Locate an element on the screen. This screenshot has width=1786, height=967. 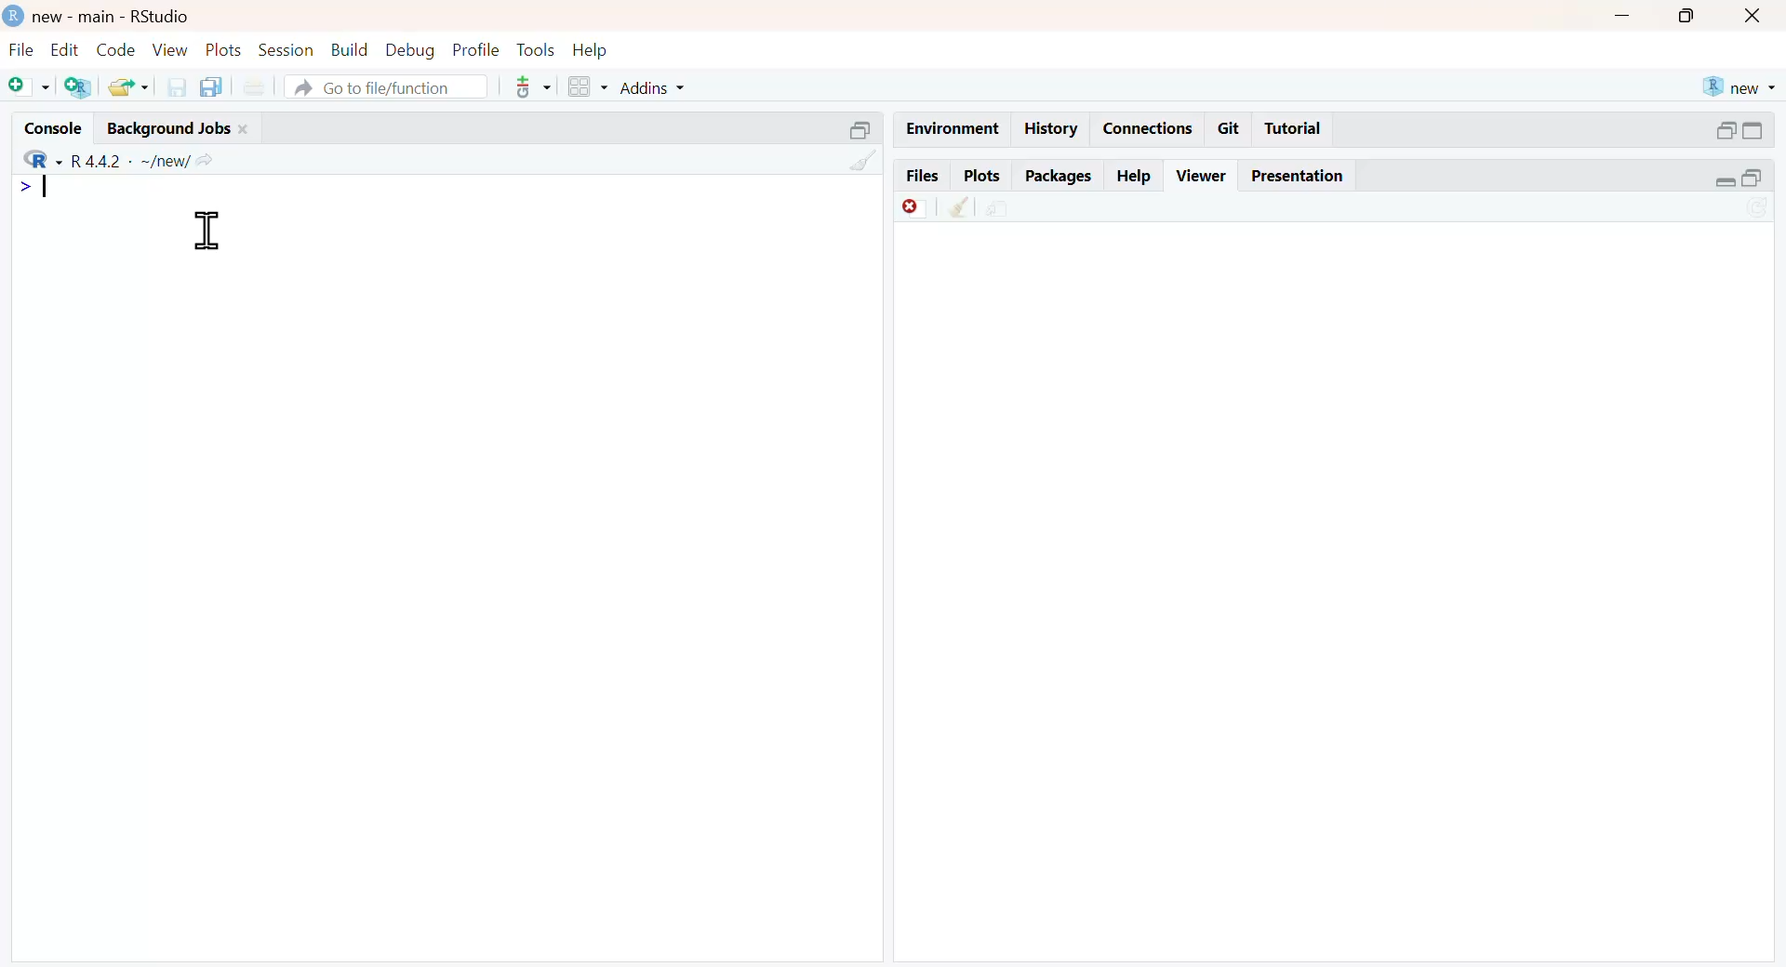
clean is located at coordinates (864, 162).